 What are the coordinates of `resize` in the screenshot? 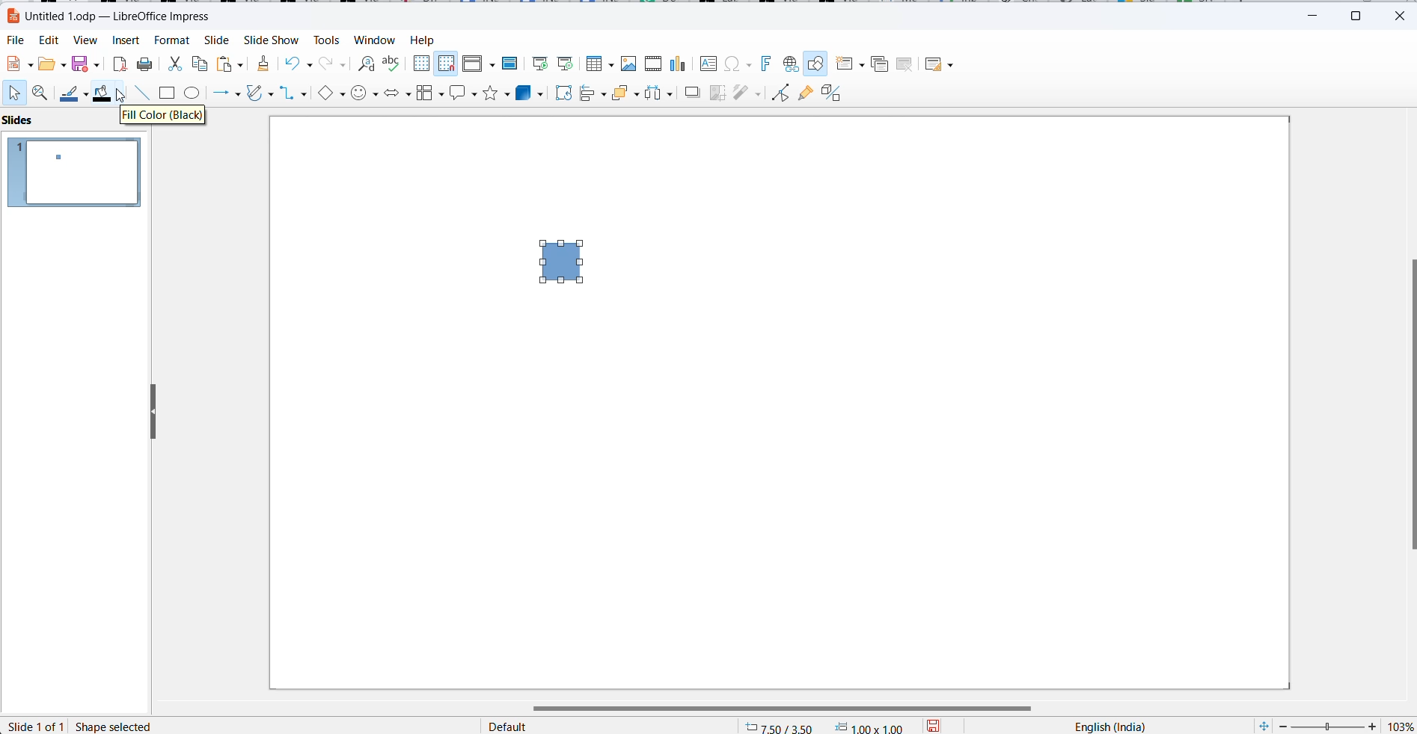 It's located at (147, 410).